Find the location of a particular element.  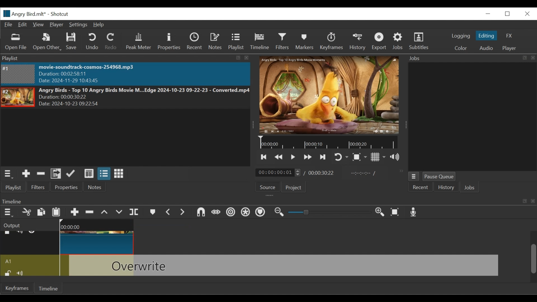

Toggle Zoom is located at coordinates (360, 157).